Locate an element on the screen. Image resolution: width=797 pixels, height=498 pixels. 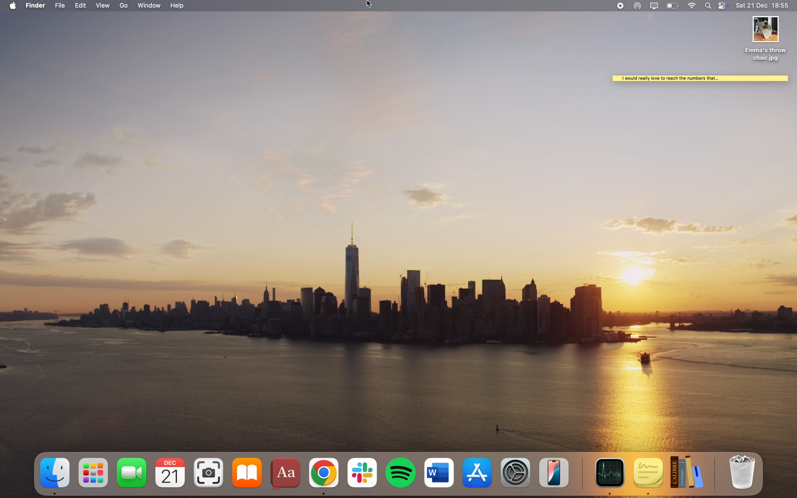
calendar is located at coordinates (170, 476).